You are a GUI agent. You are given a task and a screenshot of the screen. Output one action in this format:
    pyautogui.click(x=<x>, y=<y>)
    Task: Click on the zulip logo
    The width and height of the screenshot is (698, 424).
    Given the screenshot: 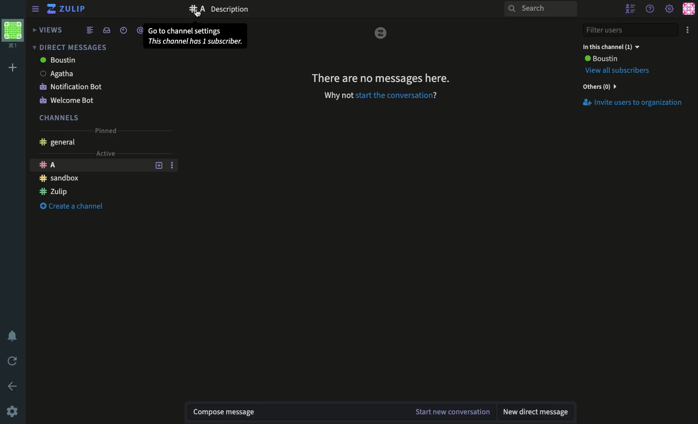 What is the action you would take?
    pyautogui.click(x=381, y=33)
    